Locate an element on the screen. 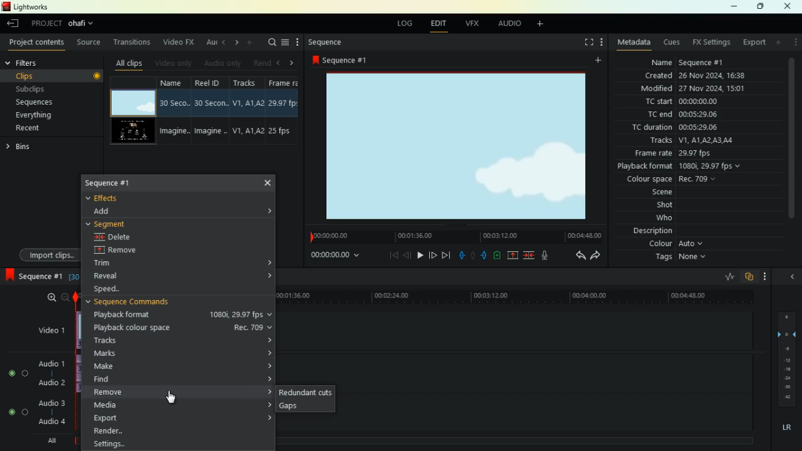  scene is located at coordinates (665, 193).